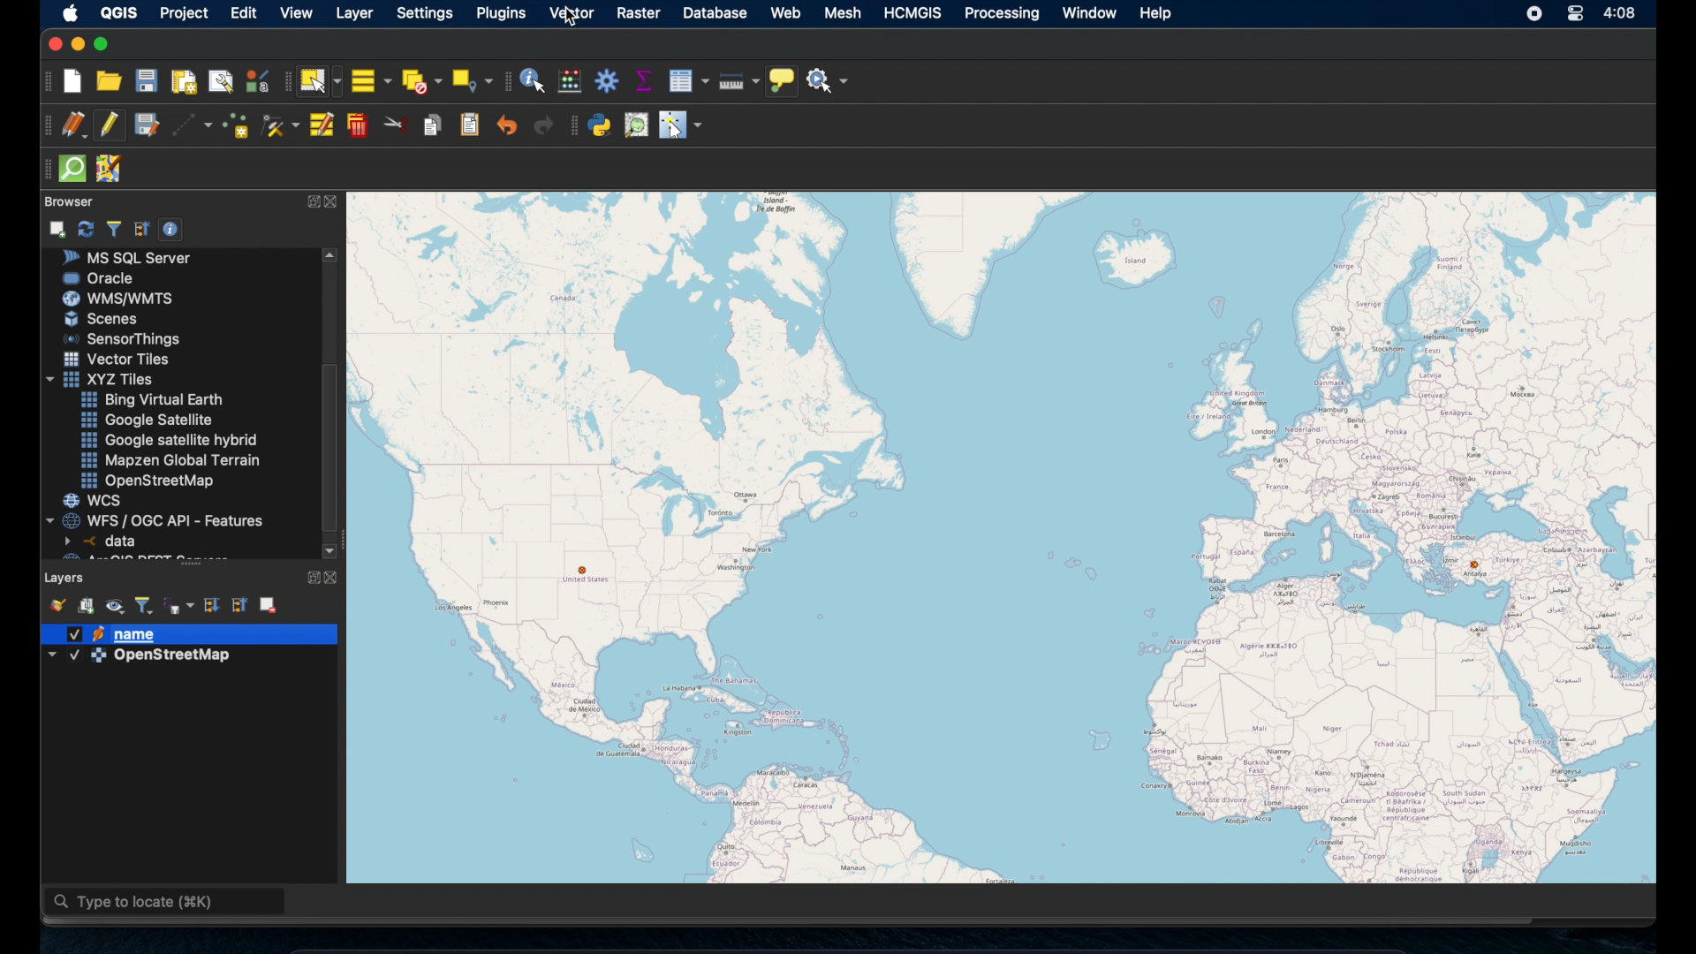 The width and height of the screenshot is (1696, 954). Describe the element at coordinates (358, 125) in the screenshot. I see `delete select ted` at that location.